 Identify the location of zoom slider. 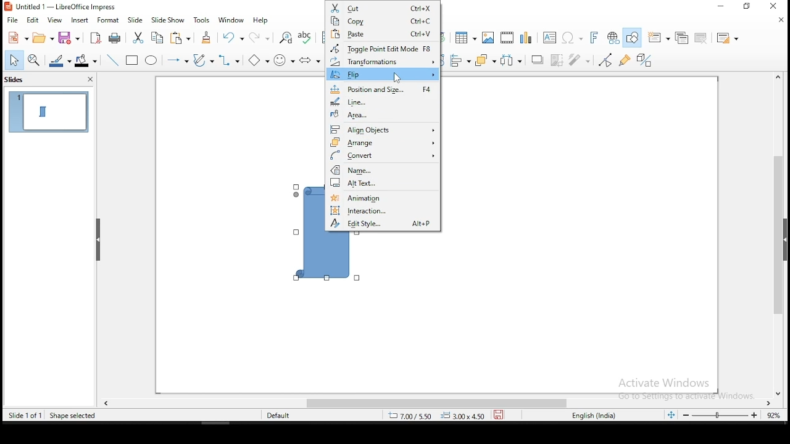
(721, 417).